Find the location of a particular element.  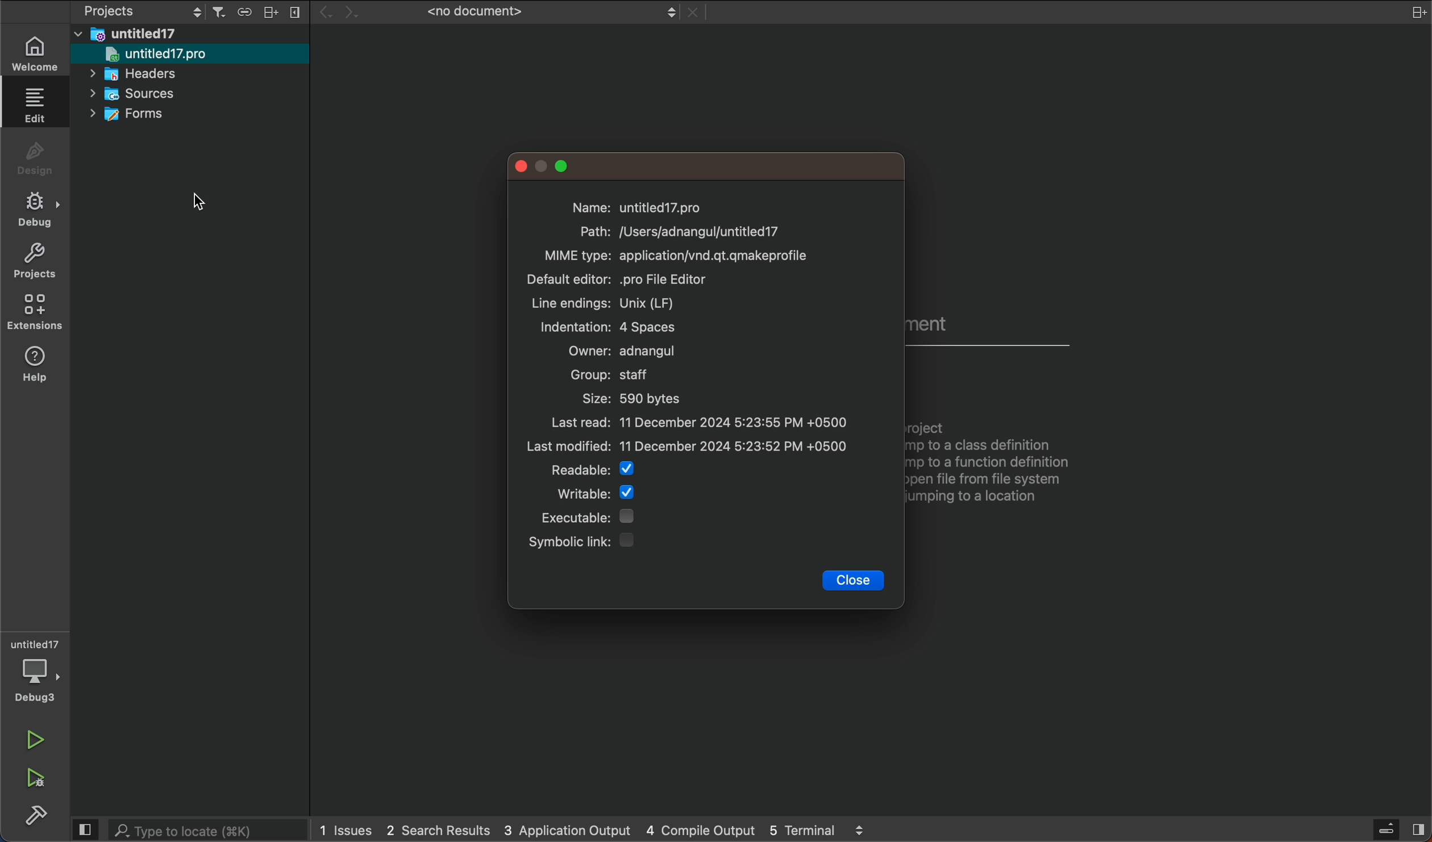

sources is located at coordinates (141, 93).